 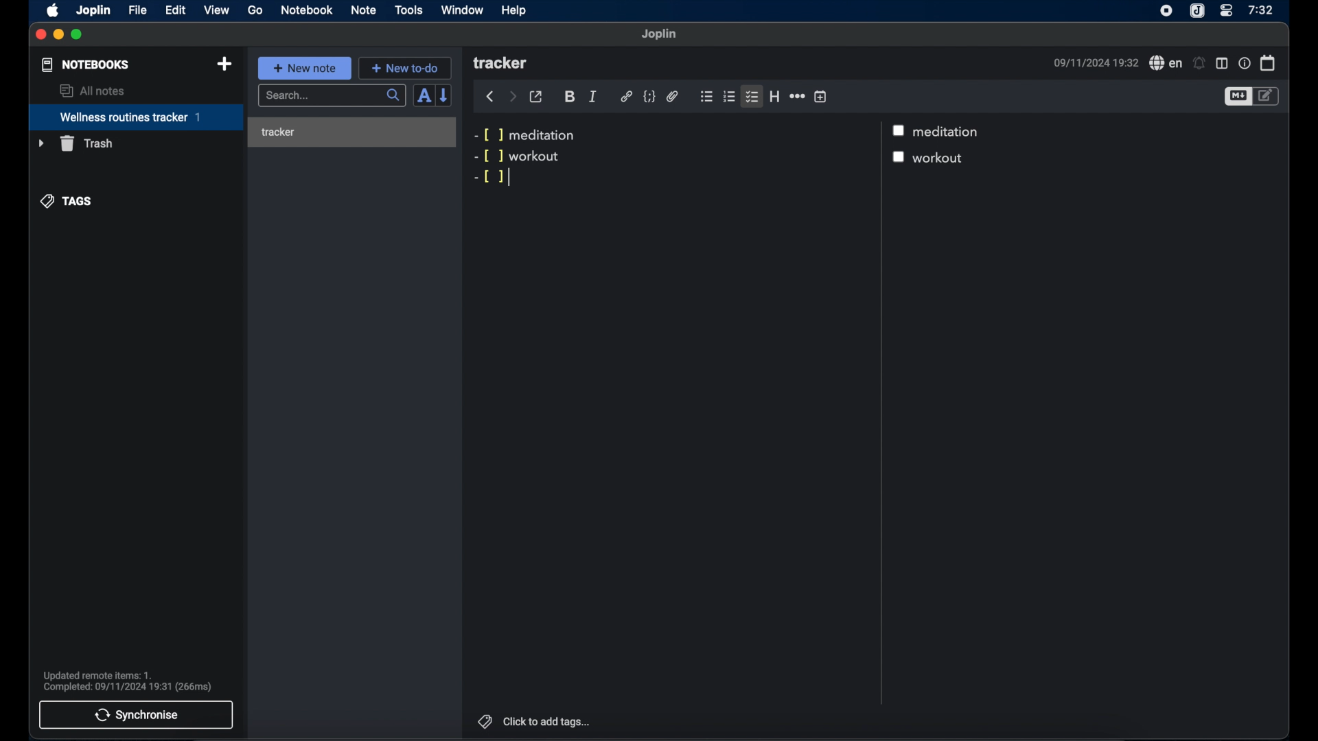 I want to click on go, so click(x=255, y=10).